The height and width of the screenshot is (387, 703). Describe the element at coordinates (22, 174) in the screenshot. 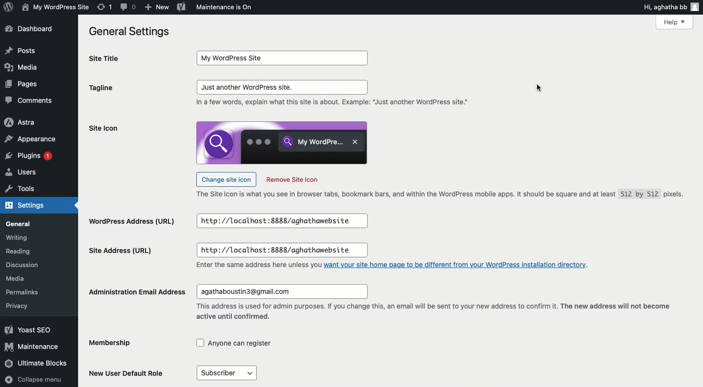

I see `Users` at that location.